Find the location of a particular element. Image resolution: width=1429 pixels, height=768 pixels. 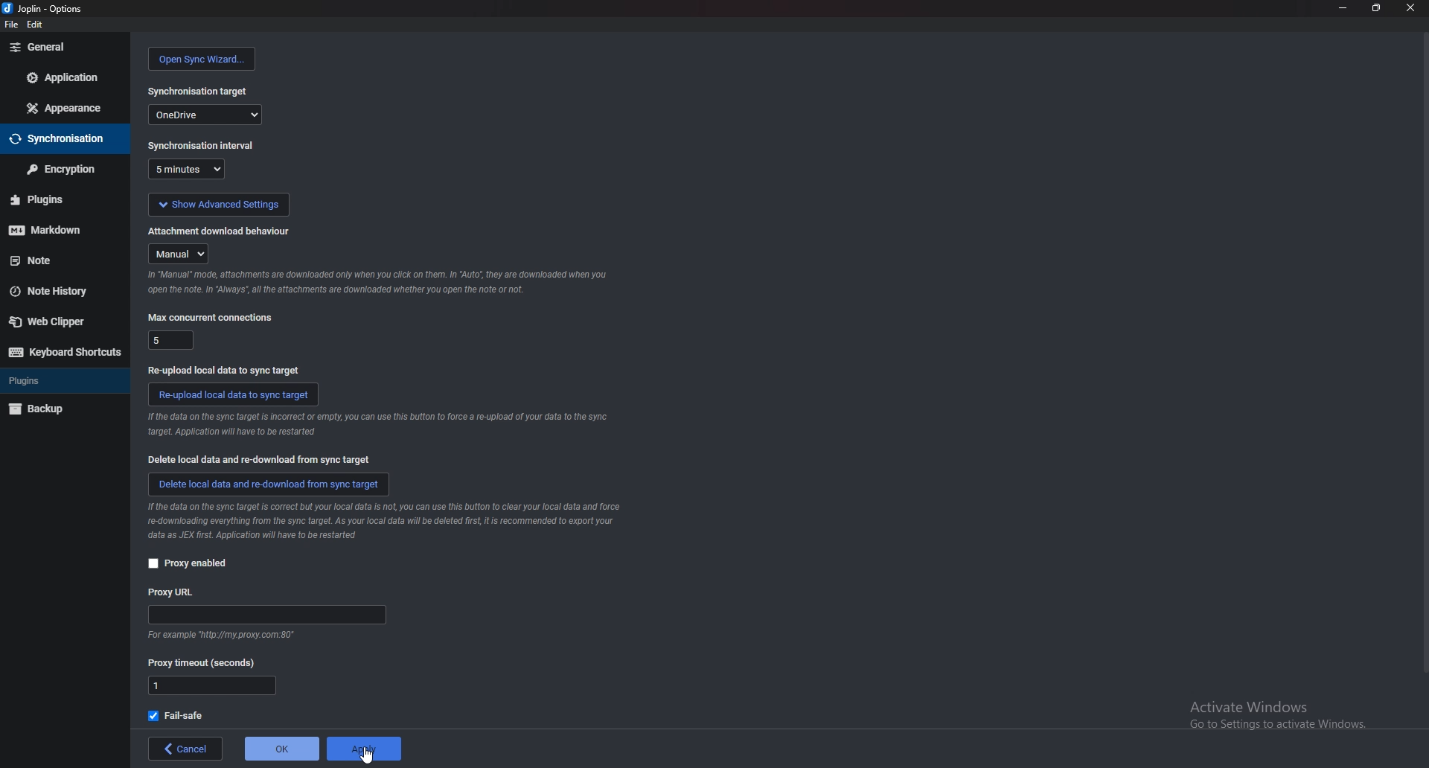

apply is located at coordinates (364, 749).